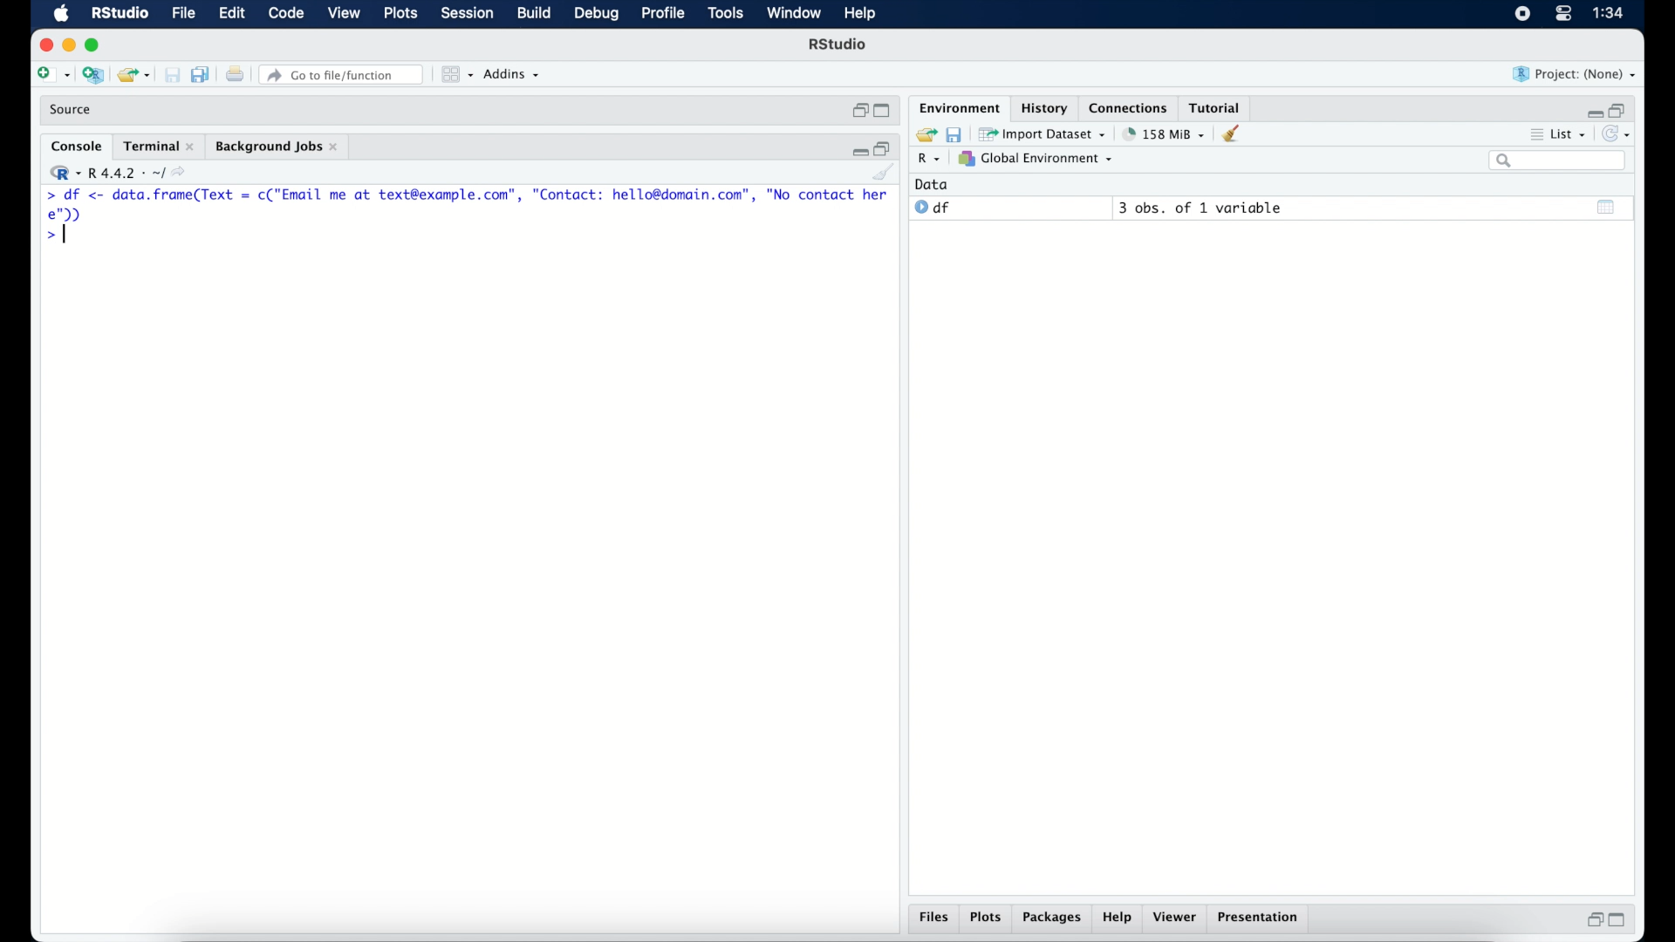  What do you see at coordinates (1619, 921) in the screenshot?
I see `maximize` at bounding box center [1619, 921].